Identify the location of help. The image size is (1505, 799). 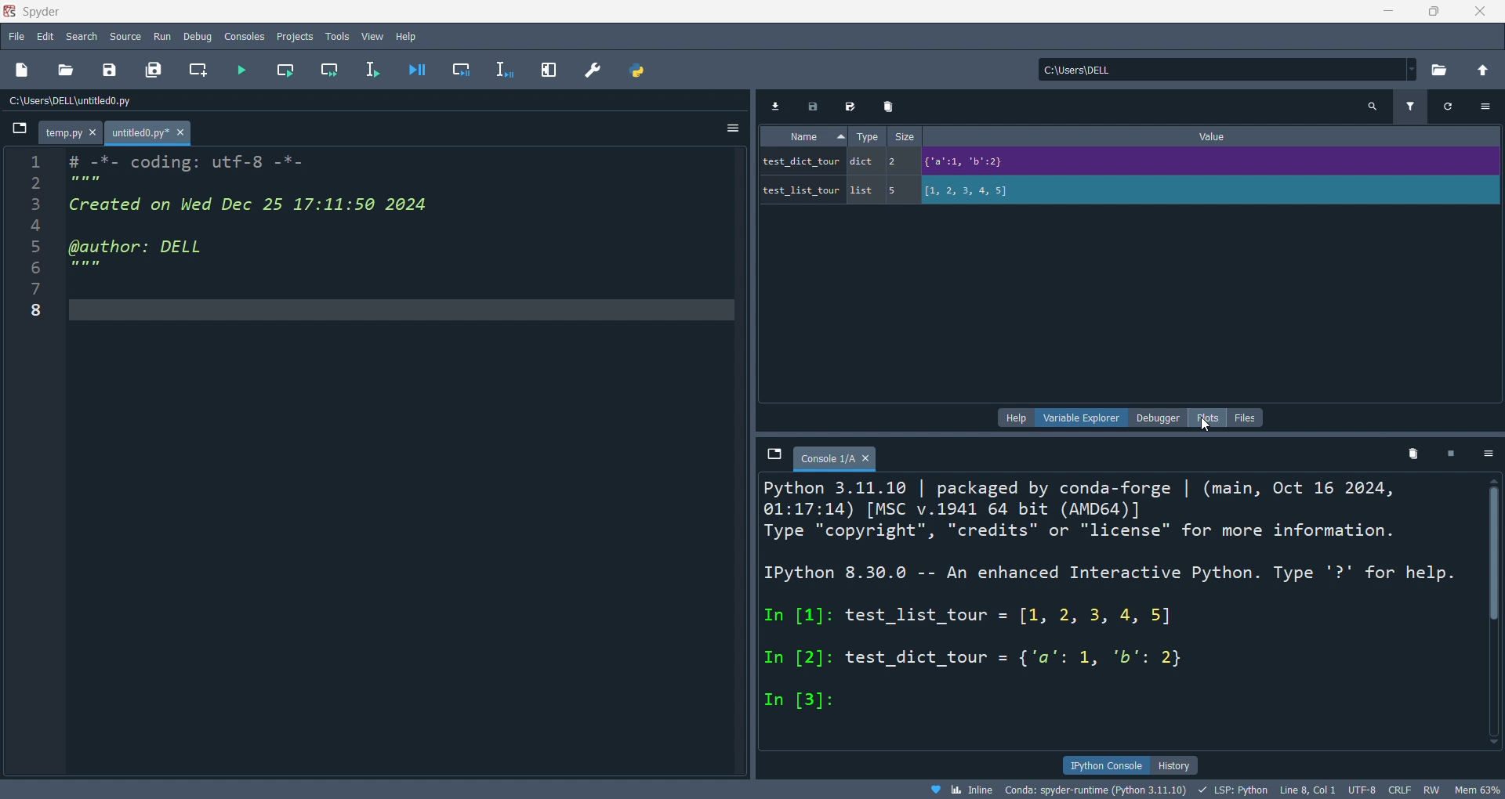
(1017, 418).